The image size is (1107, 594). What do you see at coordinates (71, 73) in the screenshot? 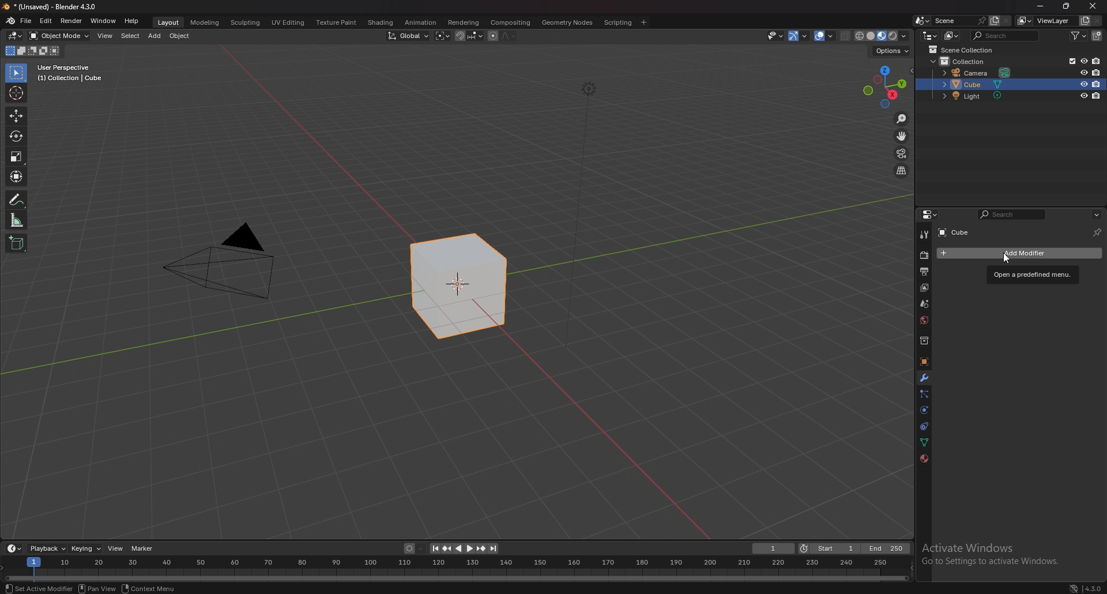
I see `info` at bounding box center [71, 73].